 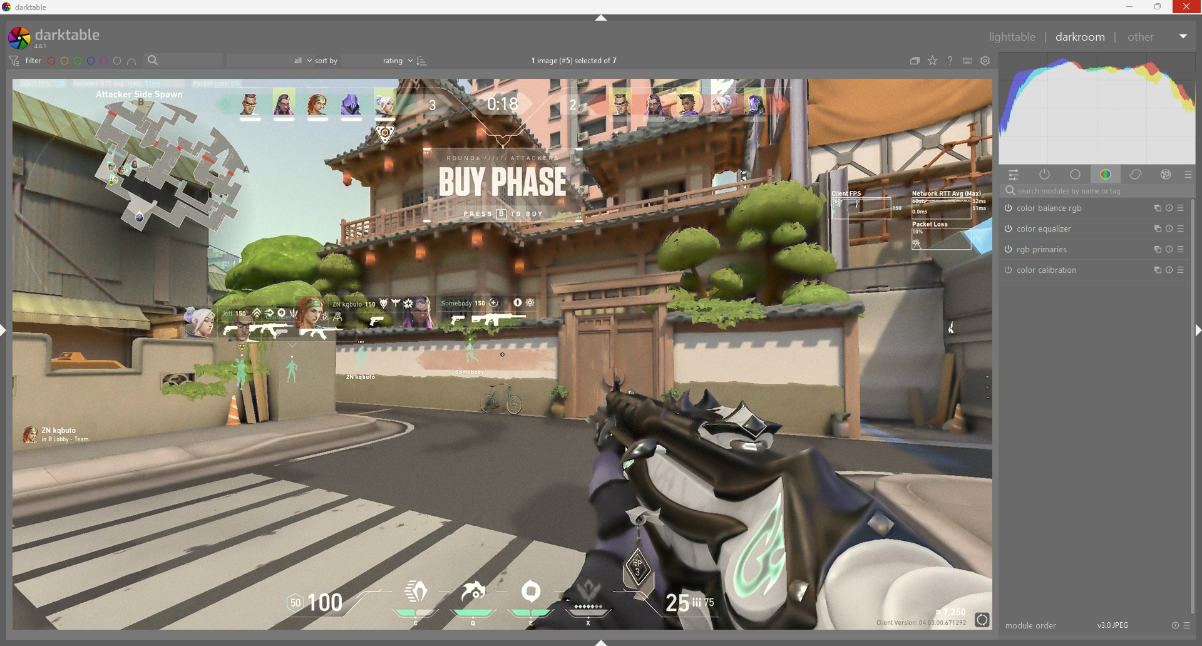 I want to click on close, so click(x=1186, y=7).